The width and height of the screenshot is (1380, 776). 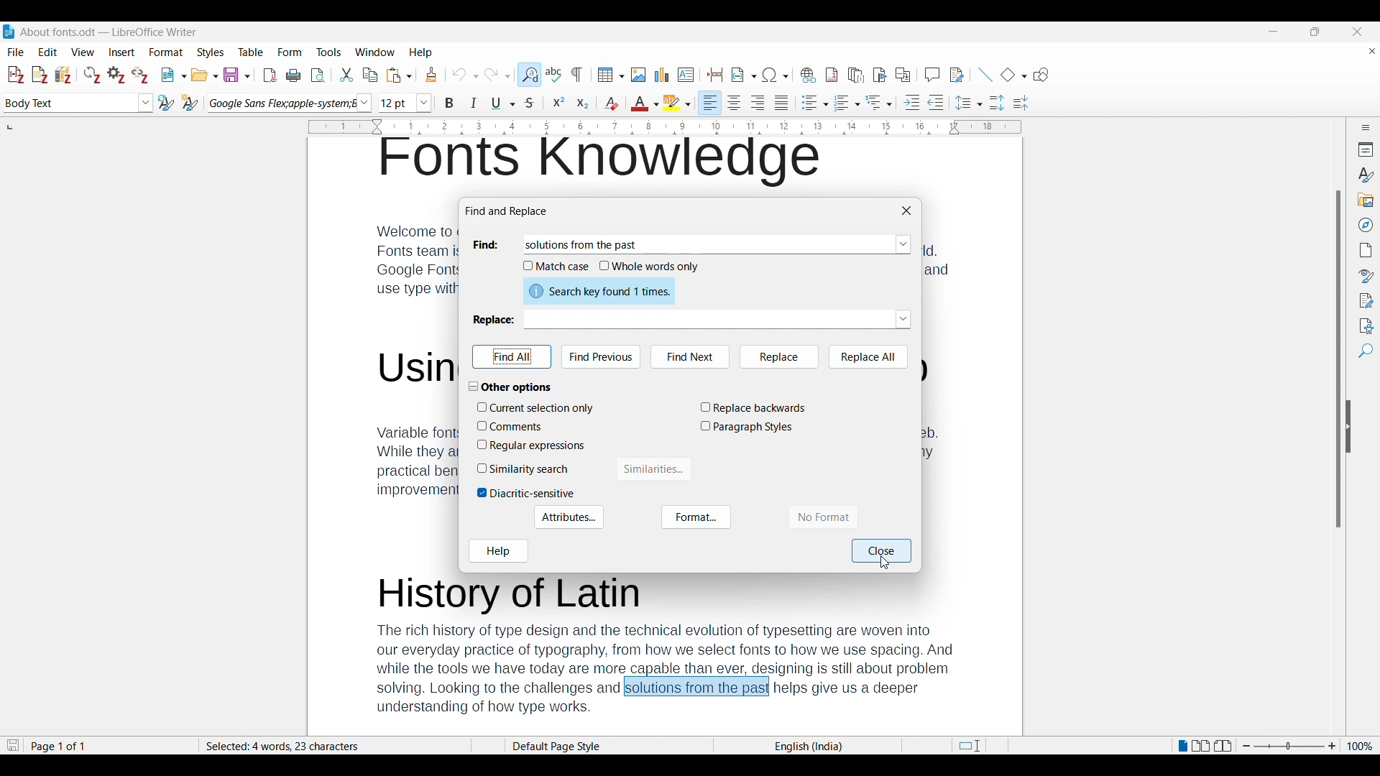 I want to click on Accessibility check, so click(x=1364, y=325).